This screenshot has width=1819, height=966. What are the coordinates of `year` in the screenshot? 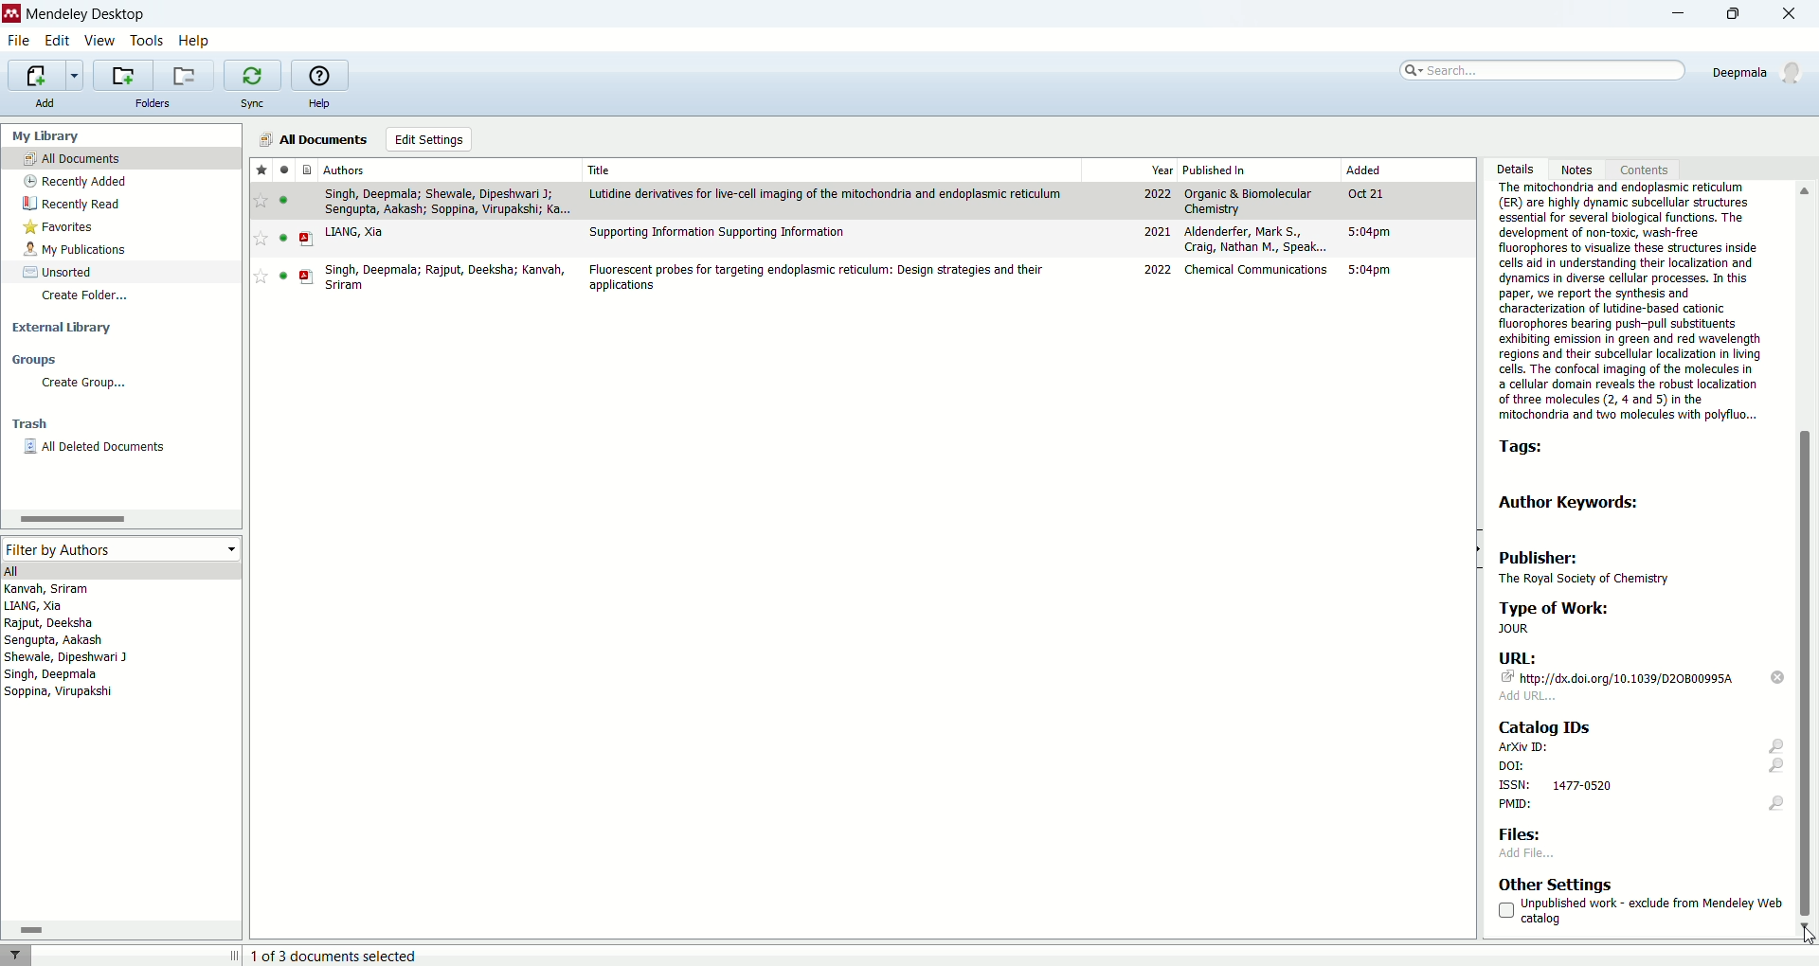 It's located at (1162, 170).